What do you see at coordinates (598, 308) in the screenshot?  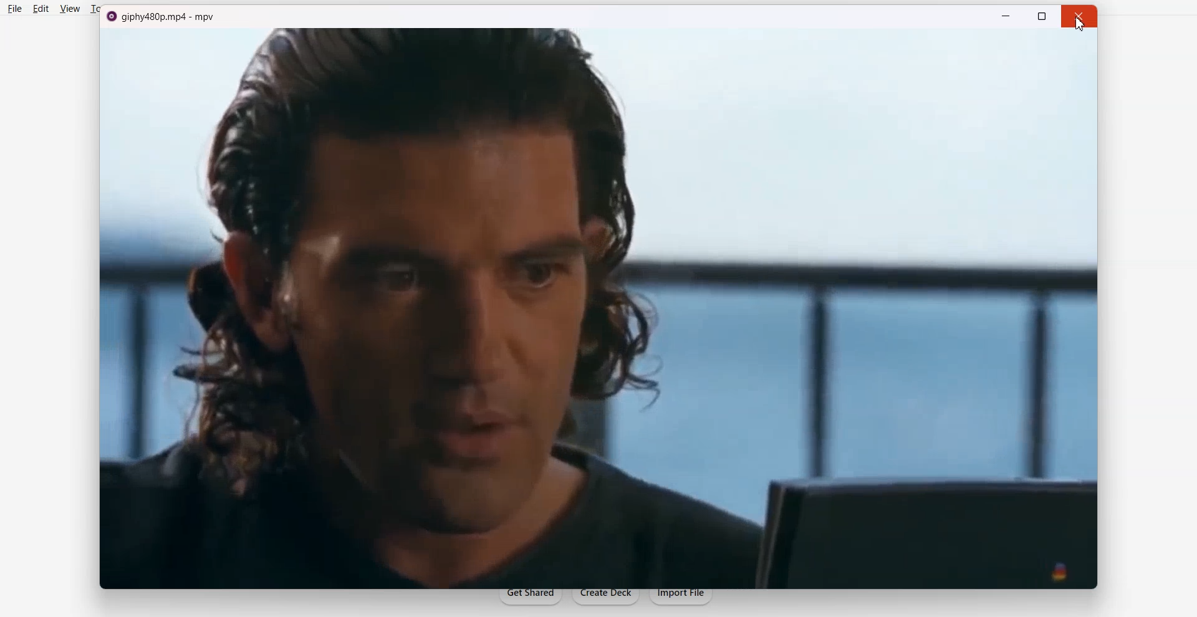 I see `File Preview` at bounding box center [598, 308].